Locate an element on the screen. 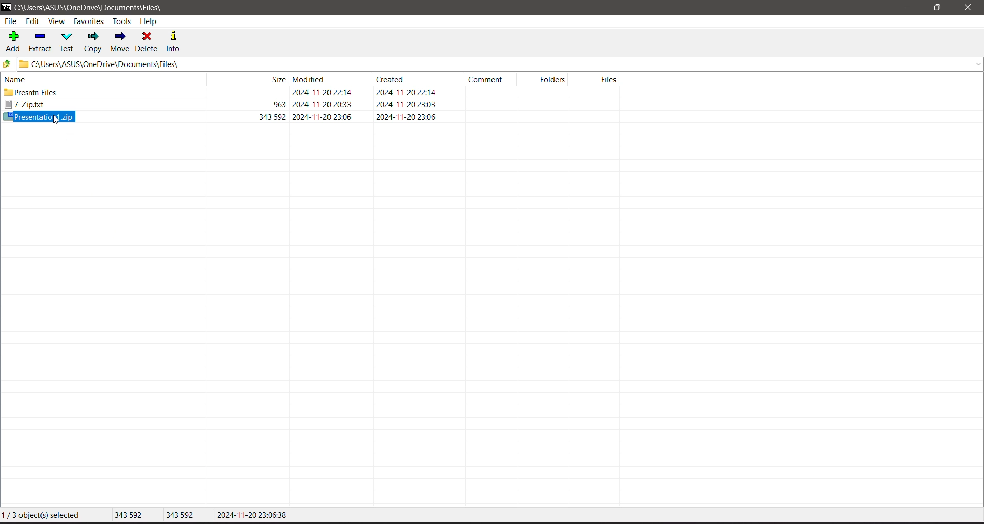 The width and height of the screenshot is (984, 524). Add is located at coordinates (13, 40).